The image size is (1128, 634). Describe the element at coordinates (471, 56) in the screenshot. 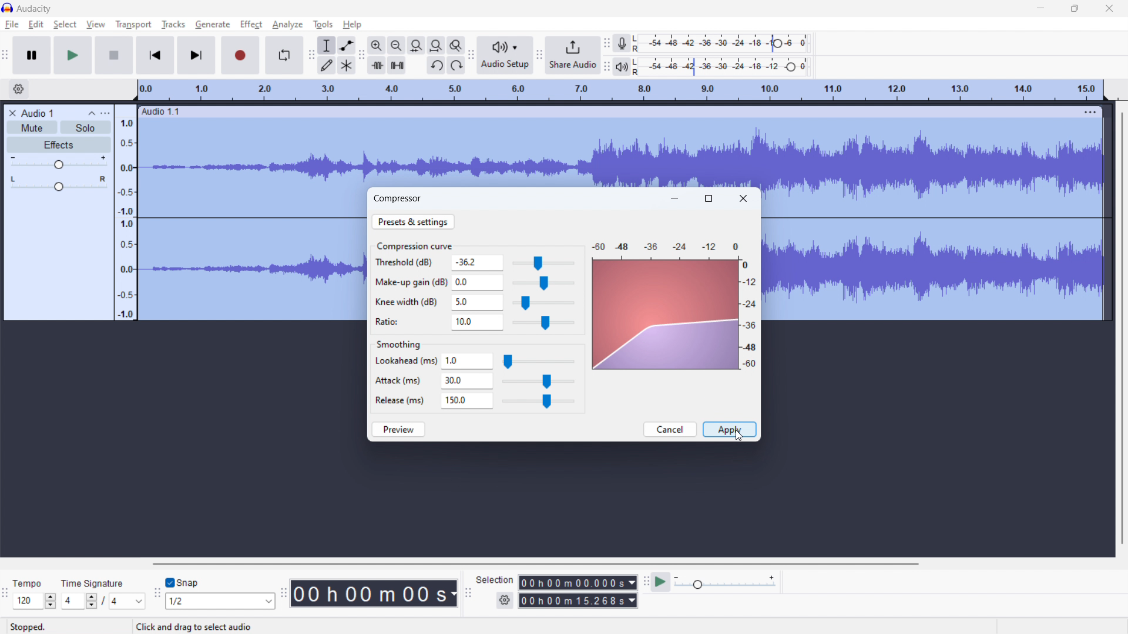

I see `Audio setup toolbar` at that location.